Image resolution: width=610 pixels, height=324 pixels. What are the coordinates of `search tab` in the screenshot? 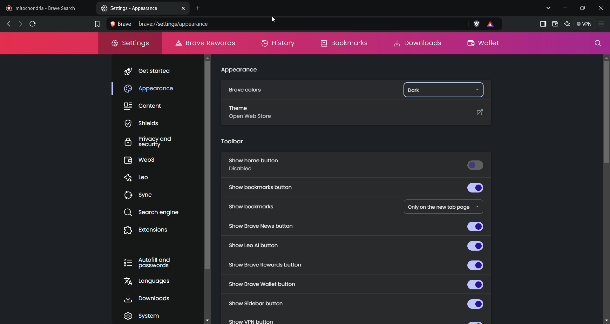 It's located at (547, 8).